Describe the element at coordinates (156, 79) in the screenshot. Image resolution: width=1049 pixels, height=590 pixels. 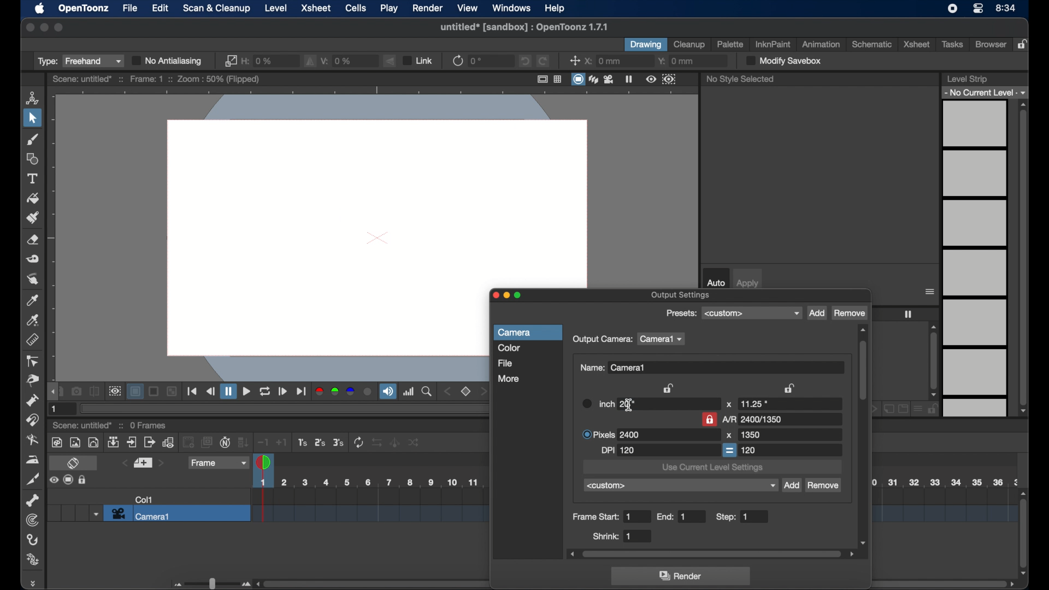
I see `scene` at that location.